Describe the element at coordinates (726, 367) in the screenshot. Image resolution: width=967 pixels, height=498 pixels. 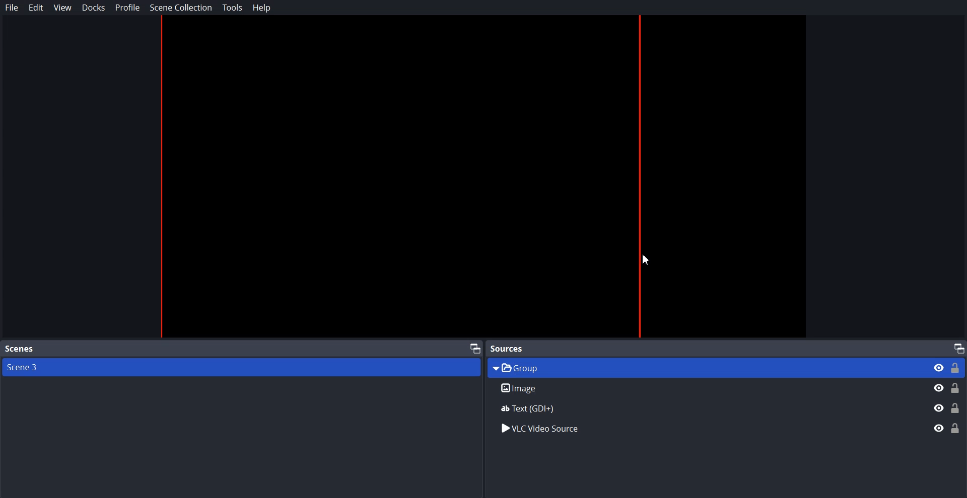
I see `Group` at that location.